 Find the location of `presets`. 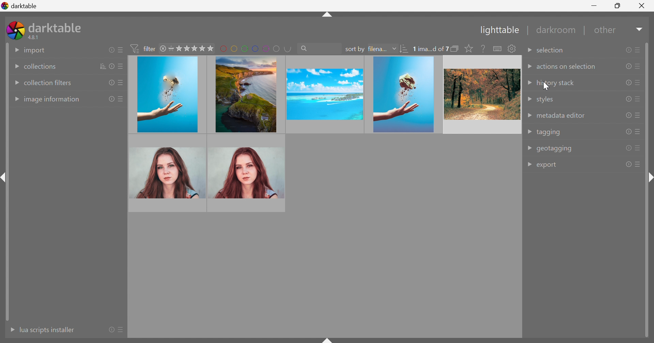

presets is located at coordinates (640, 148).